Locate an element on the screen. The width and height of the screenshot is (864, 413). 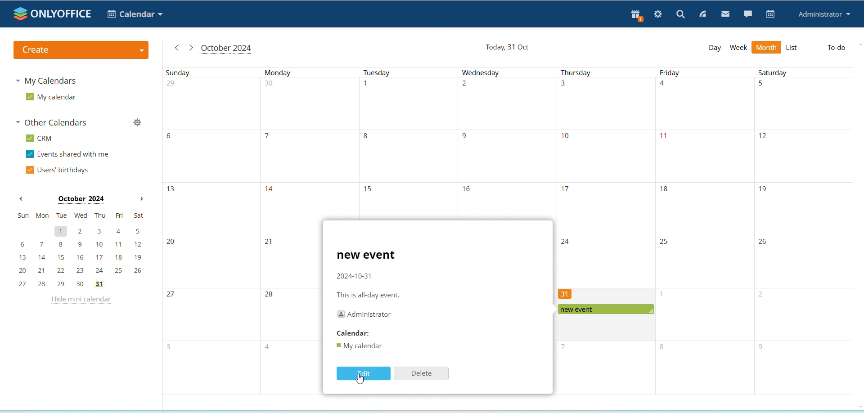
list view is located at coordinates (792, 49).